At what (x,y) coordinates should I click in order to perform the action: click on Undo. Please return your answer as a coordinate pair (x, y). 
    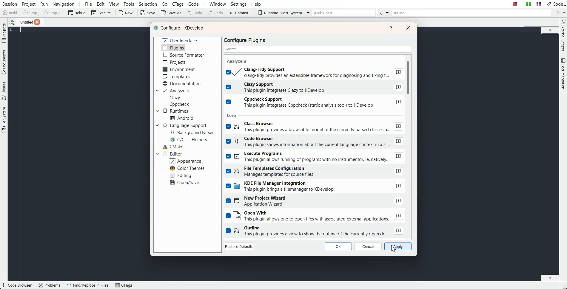
    Looking at the image, I should click on (195, 13).